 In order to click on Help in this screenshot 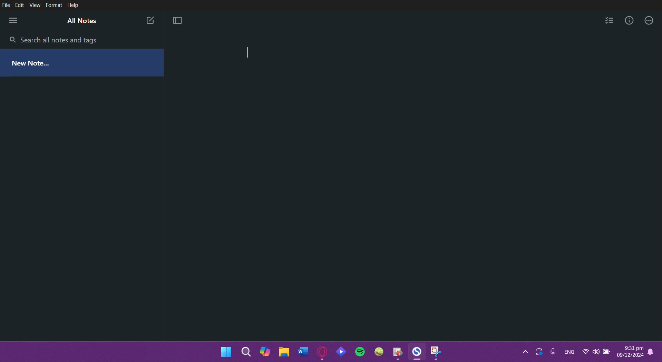, I will do `click(73, 5)`.